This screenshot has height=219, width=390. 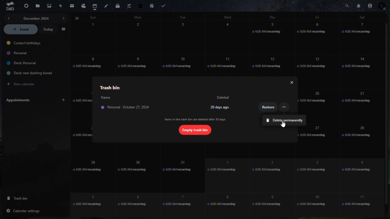 I want to click on Appointments, so click(x=35, y=100).